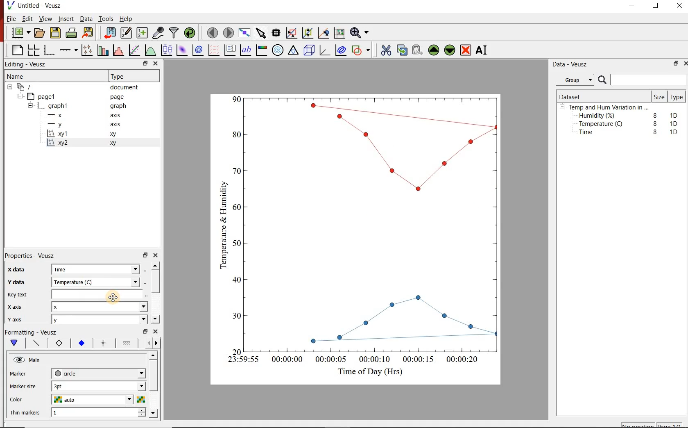 This screenshot has width=688, height=428. What do you see at coordinates (591, 134) in the screenshot?
I see `Time` at bounding box center [591, 134].